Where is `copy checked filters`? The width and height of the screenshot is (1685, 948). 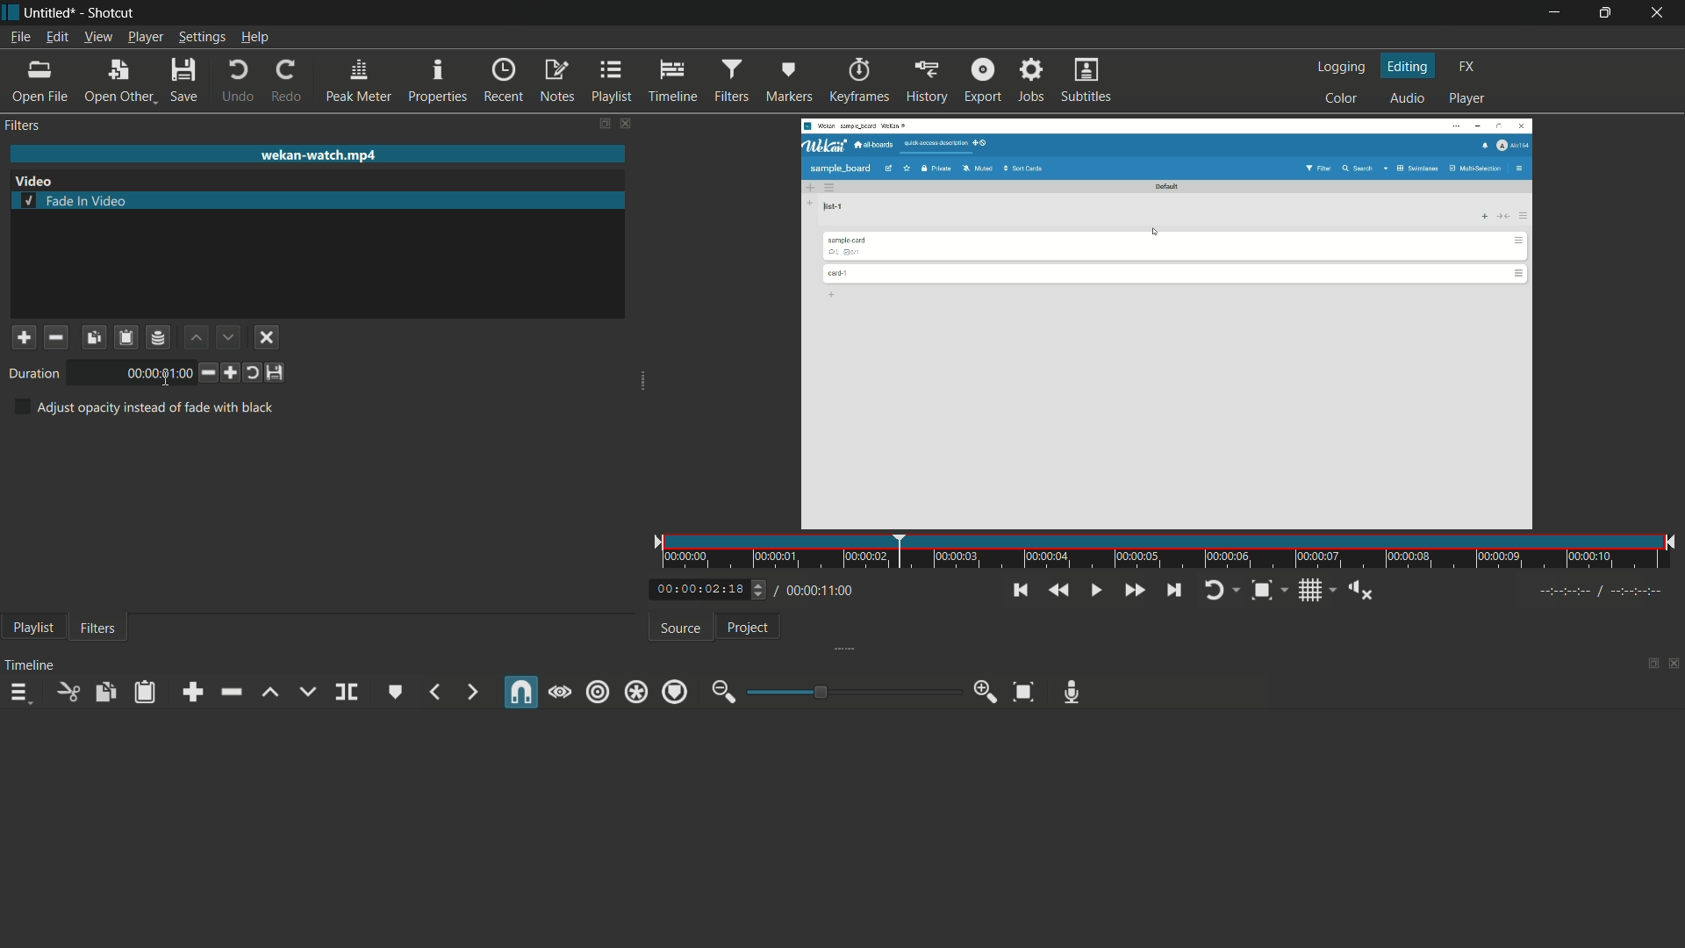 copy checked filters is located at coordinates (104, 692).